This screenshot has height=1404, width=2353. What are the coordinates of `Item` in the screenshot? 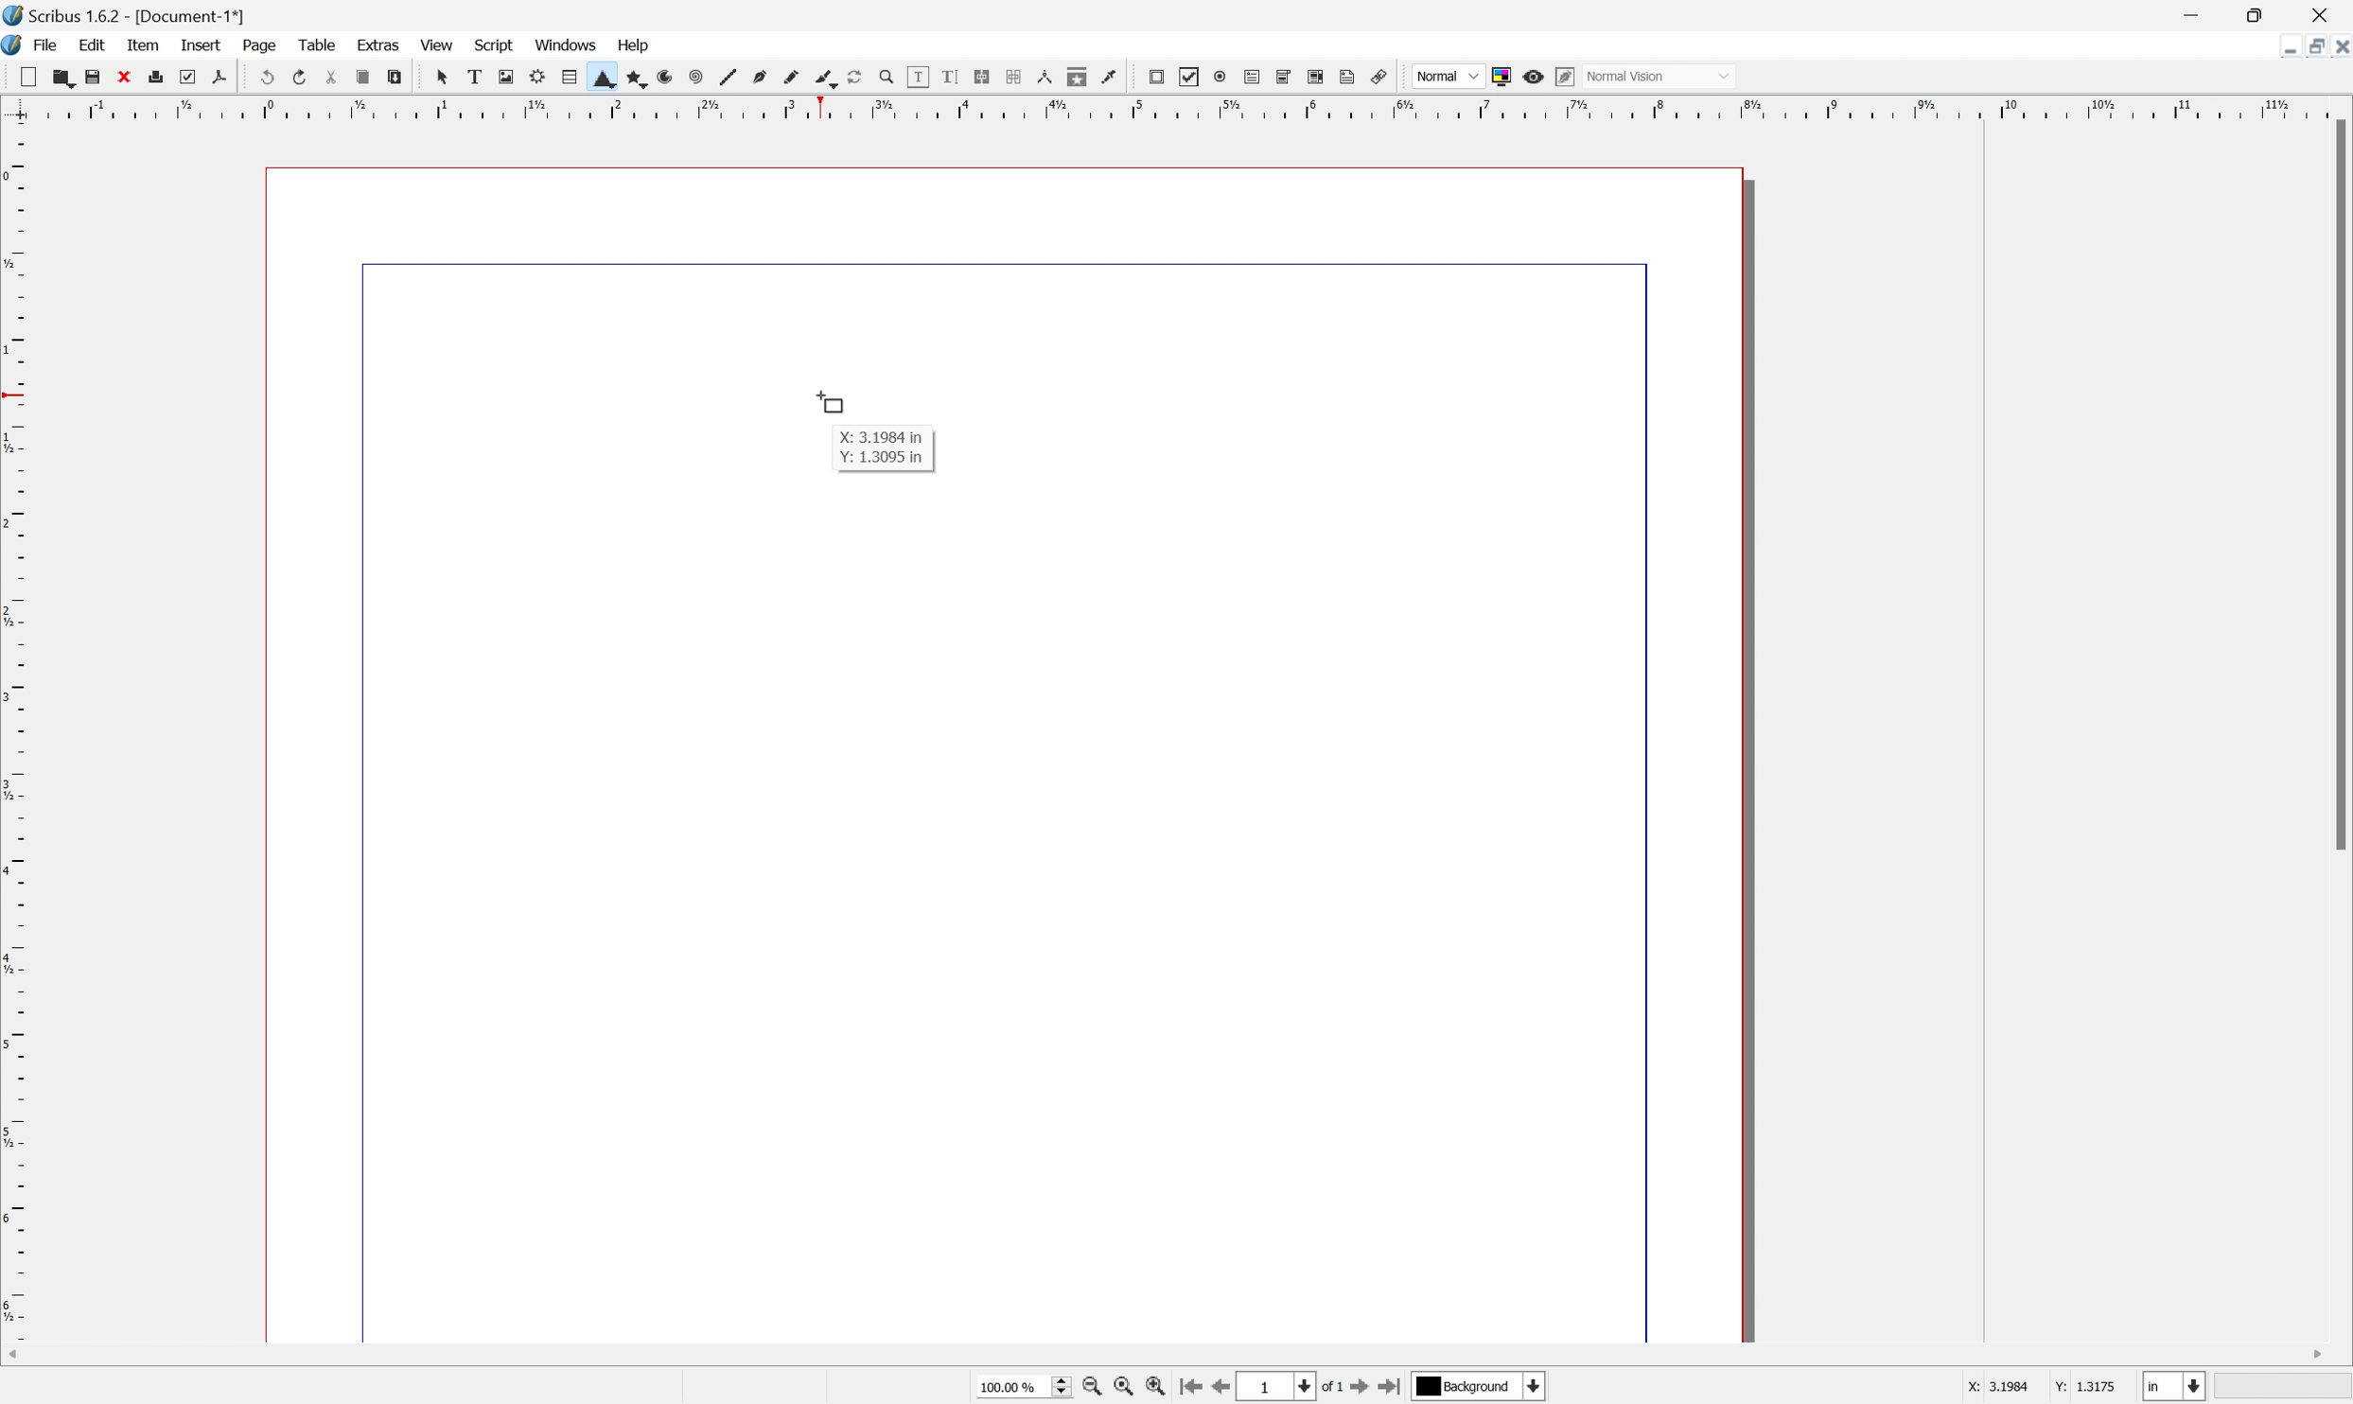 It's located at (140, 45).